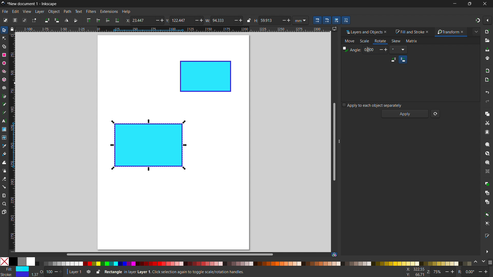 The height and width of the screenshot is (277, 493). Describe the element at coordinates (364, 41) in the screenshot. I see `scale` at that location.